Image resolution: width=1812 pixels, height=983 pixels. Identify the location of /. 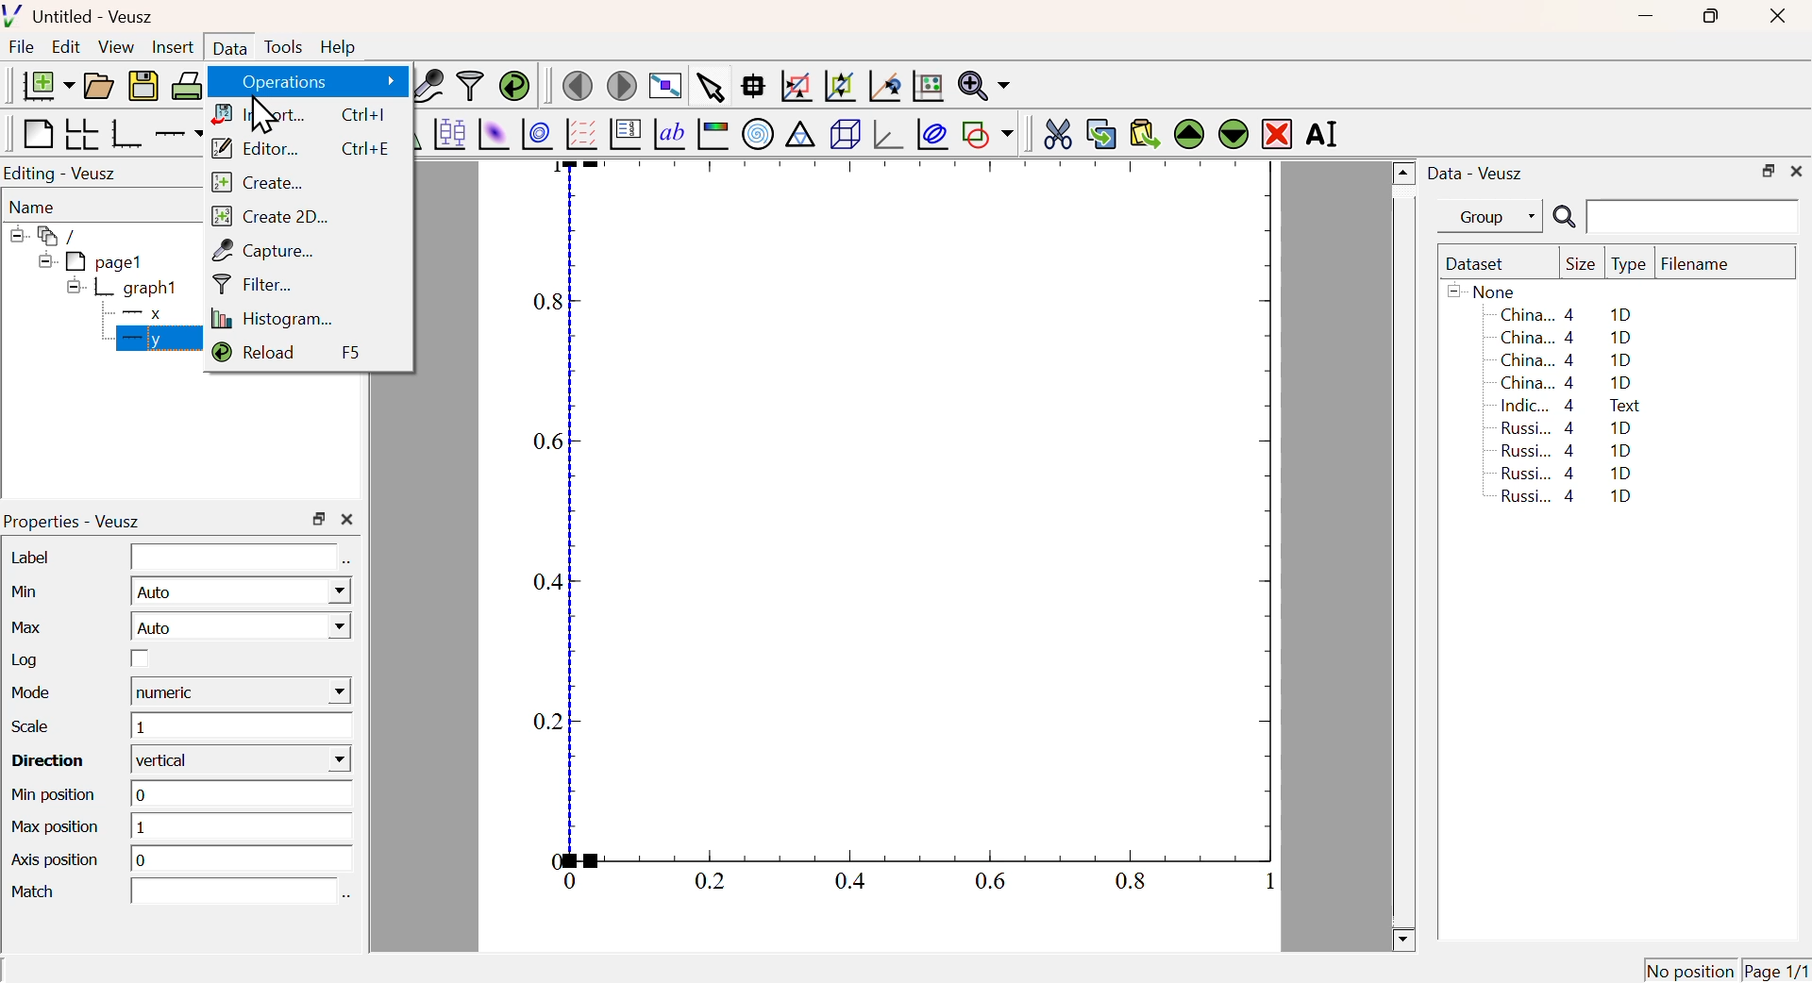
(47, 236).